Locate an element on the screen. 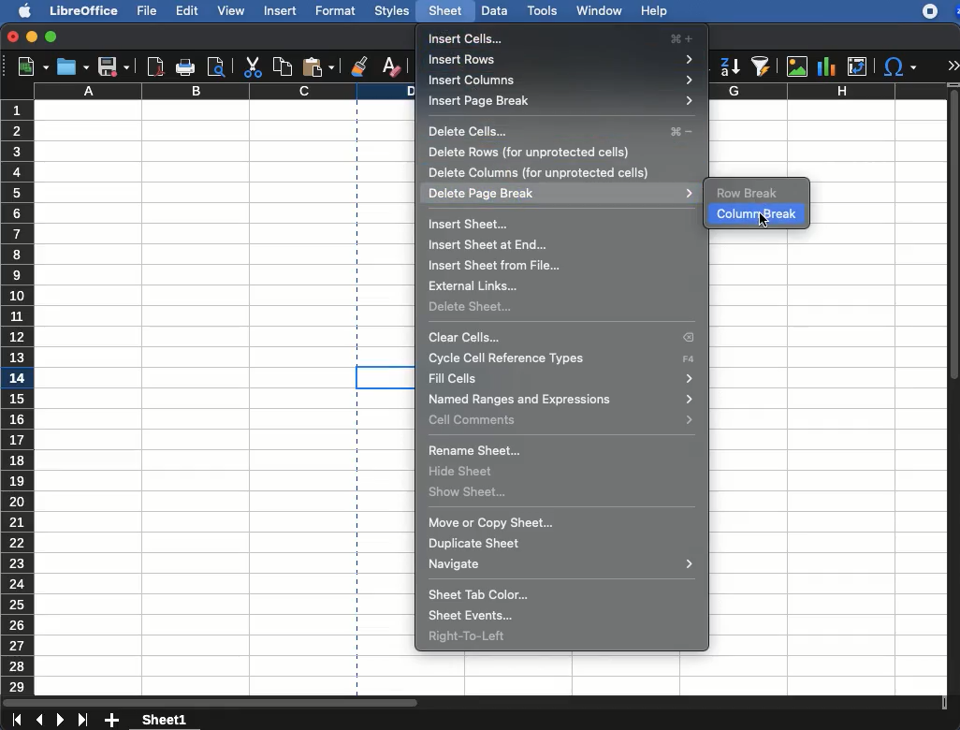 The height and width of the screenshot is (730, 960). maximize is located at coordinates (51, 36).